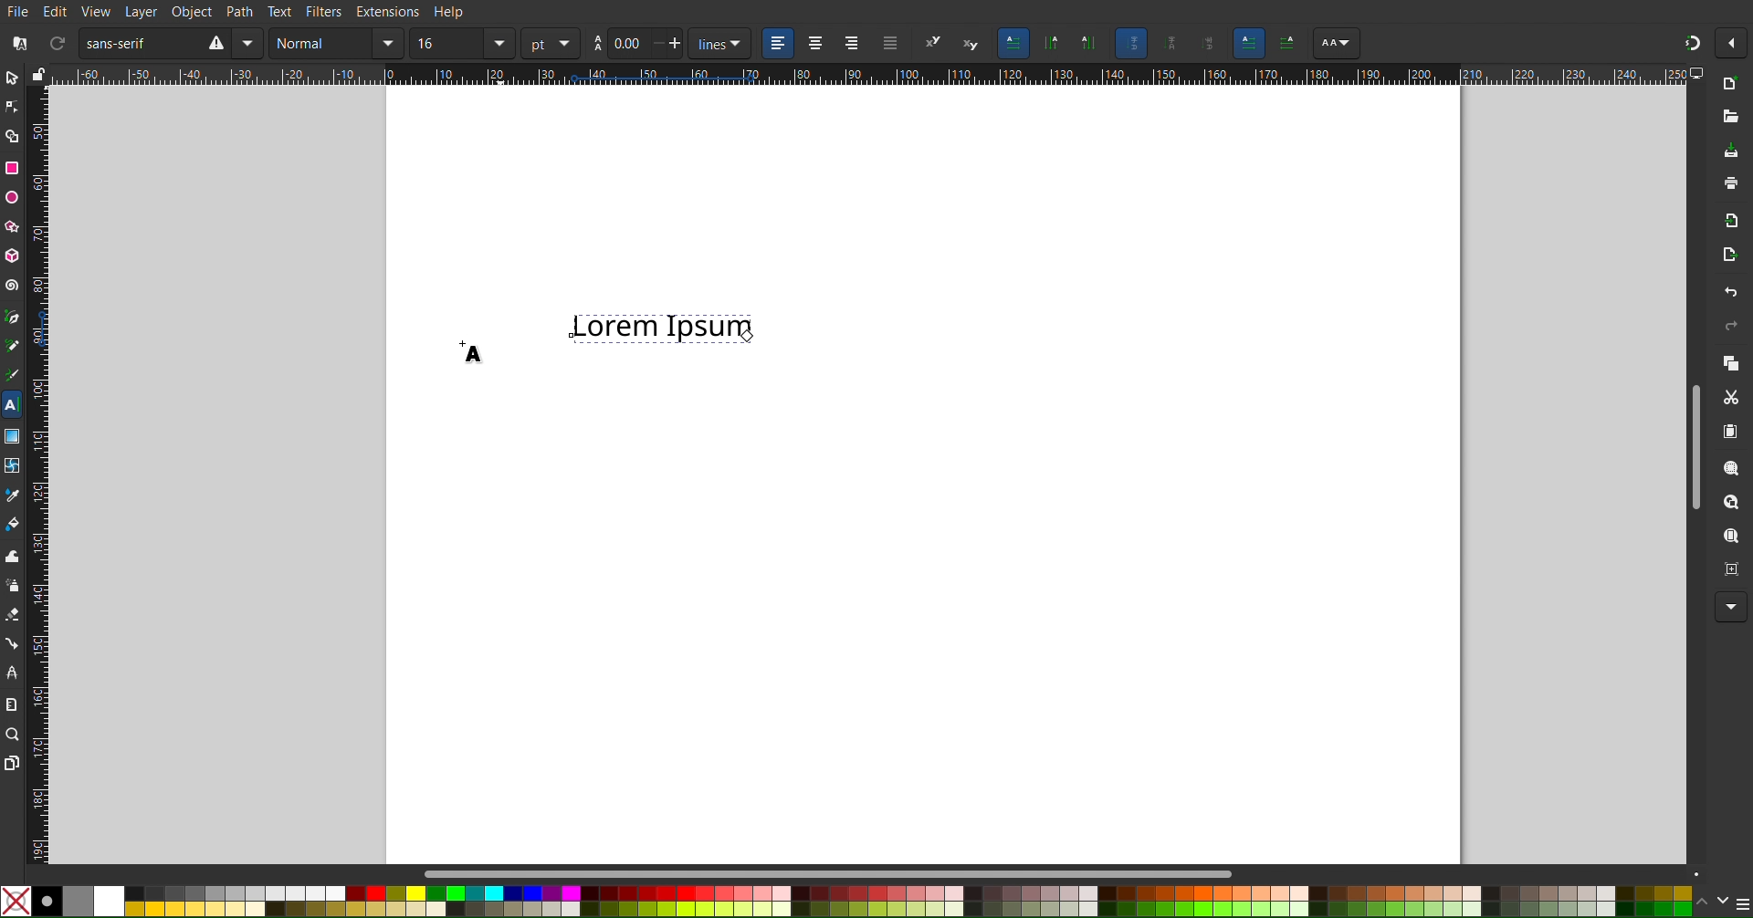 The height and width of the screenshot is (918, 1753). What do you see at coordinates (1731, 502) in the screenshot?
I see `Zoom Drawing` at bounding box center [1731, 502].